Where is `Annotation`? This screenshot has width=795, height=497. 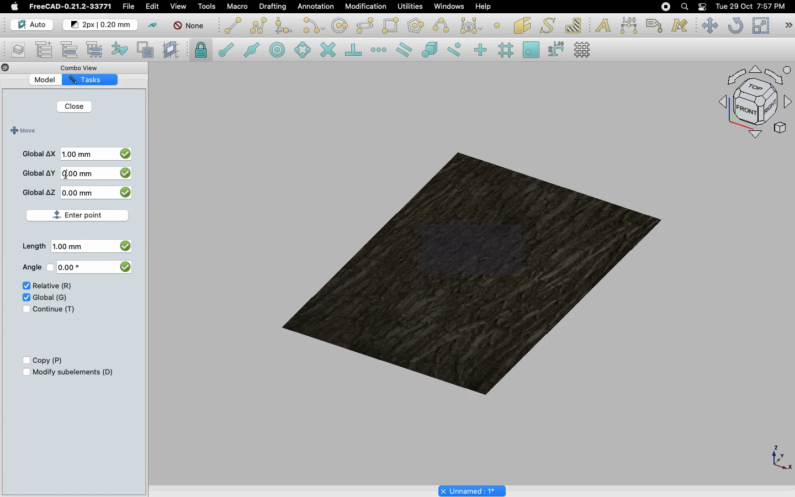
Annotation is located at coordinates (316, 6).